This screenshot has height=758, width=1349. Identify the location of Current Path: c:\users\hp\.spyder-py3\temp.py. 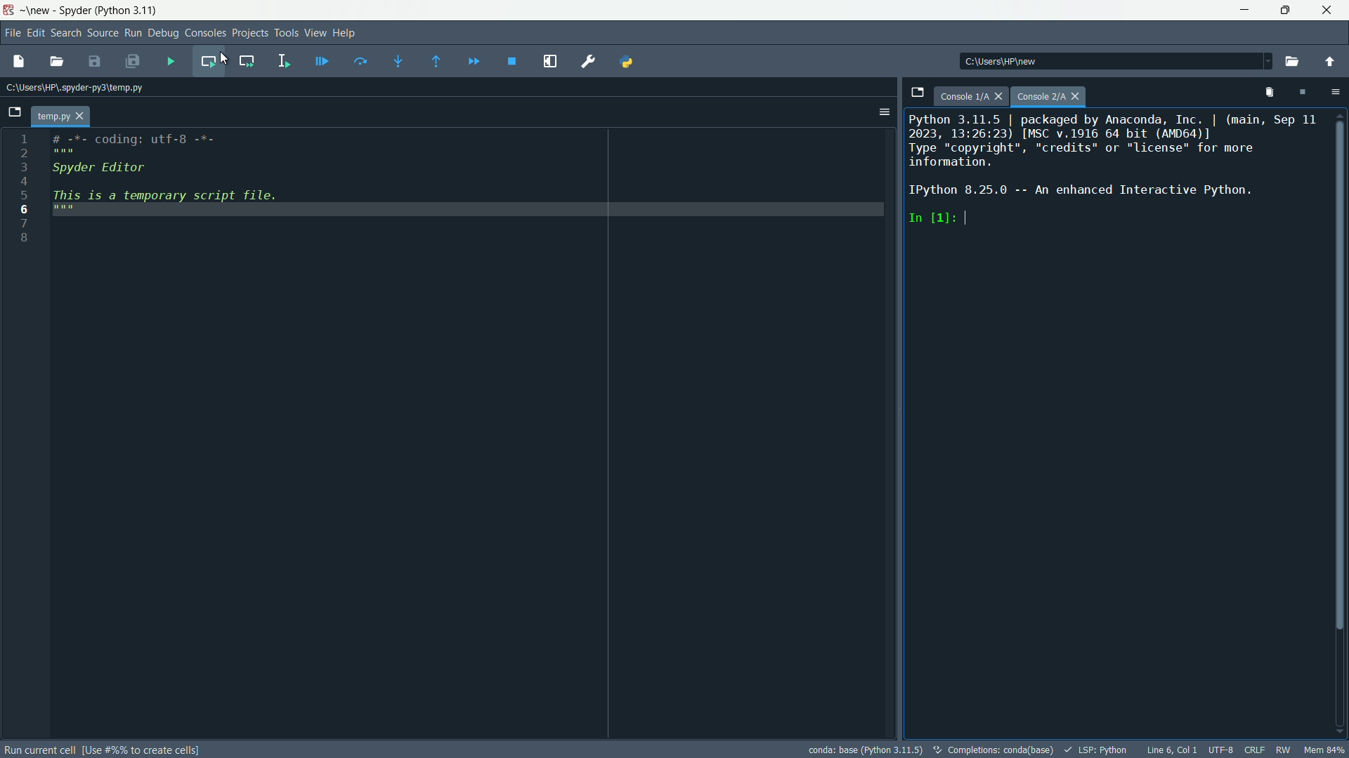
(79, 87).